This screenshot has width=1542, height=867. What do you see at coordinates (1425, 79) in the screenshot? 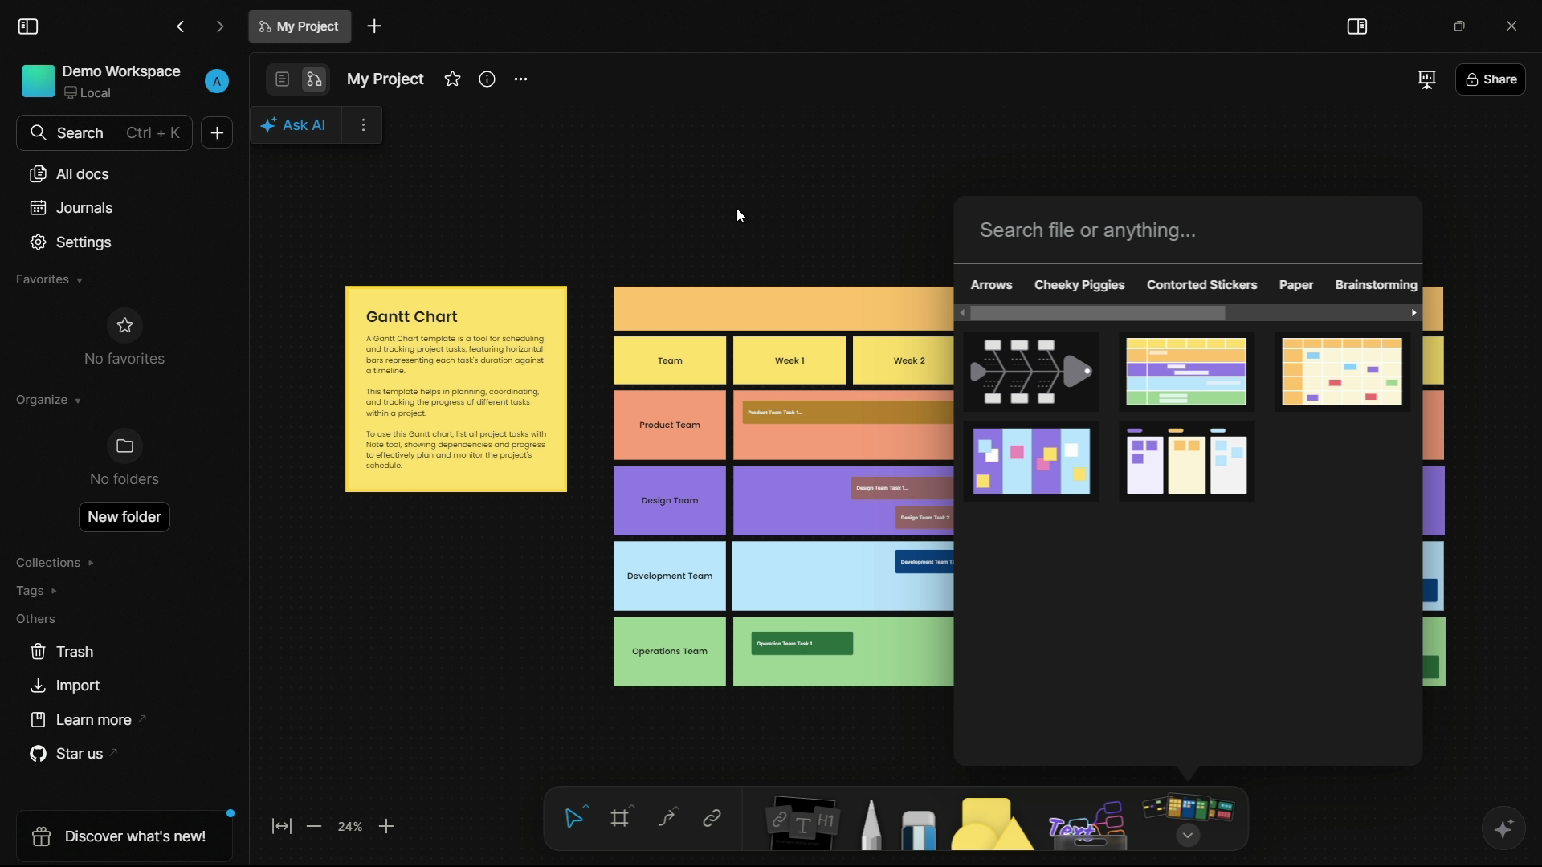
I see `full screen` at bounding box center [1425, 79].